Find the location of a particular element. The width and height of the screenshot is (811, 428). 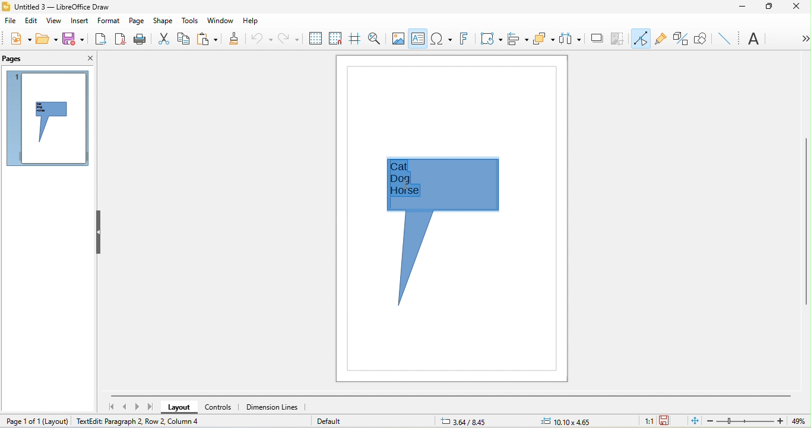

controls is located at coordinates (224, 407).